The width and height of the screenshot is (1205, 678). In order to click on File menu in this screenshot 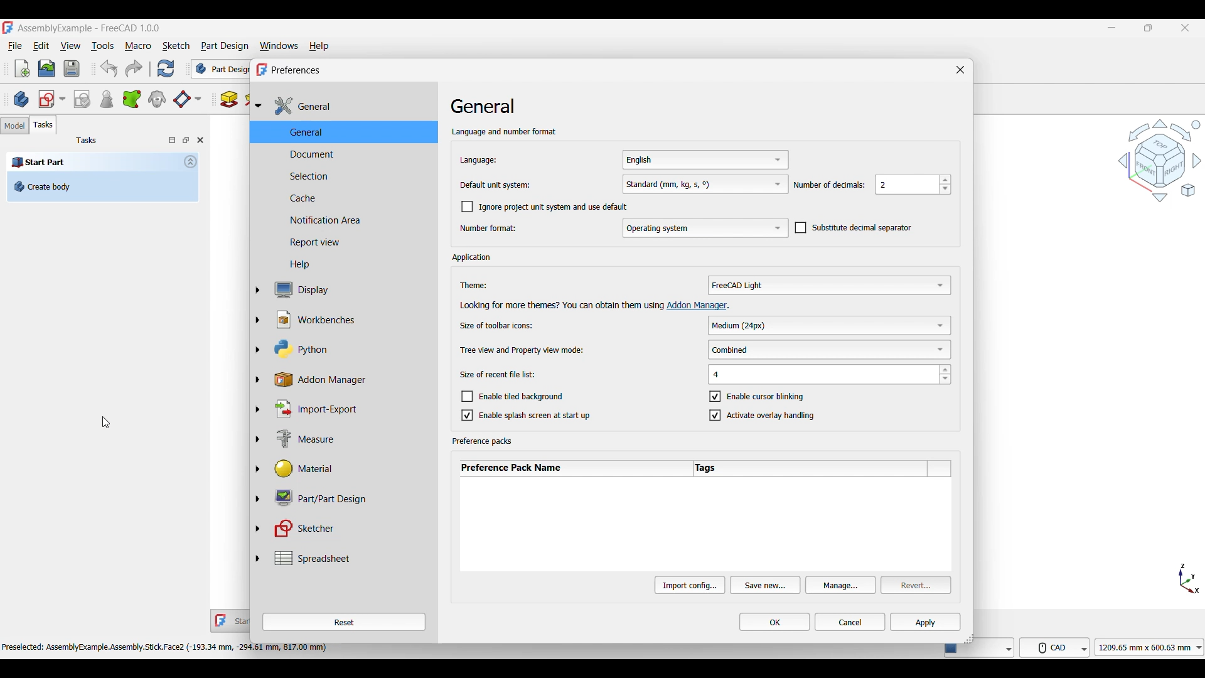, I will do `click(16, 46)`.